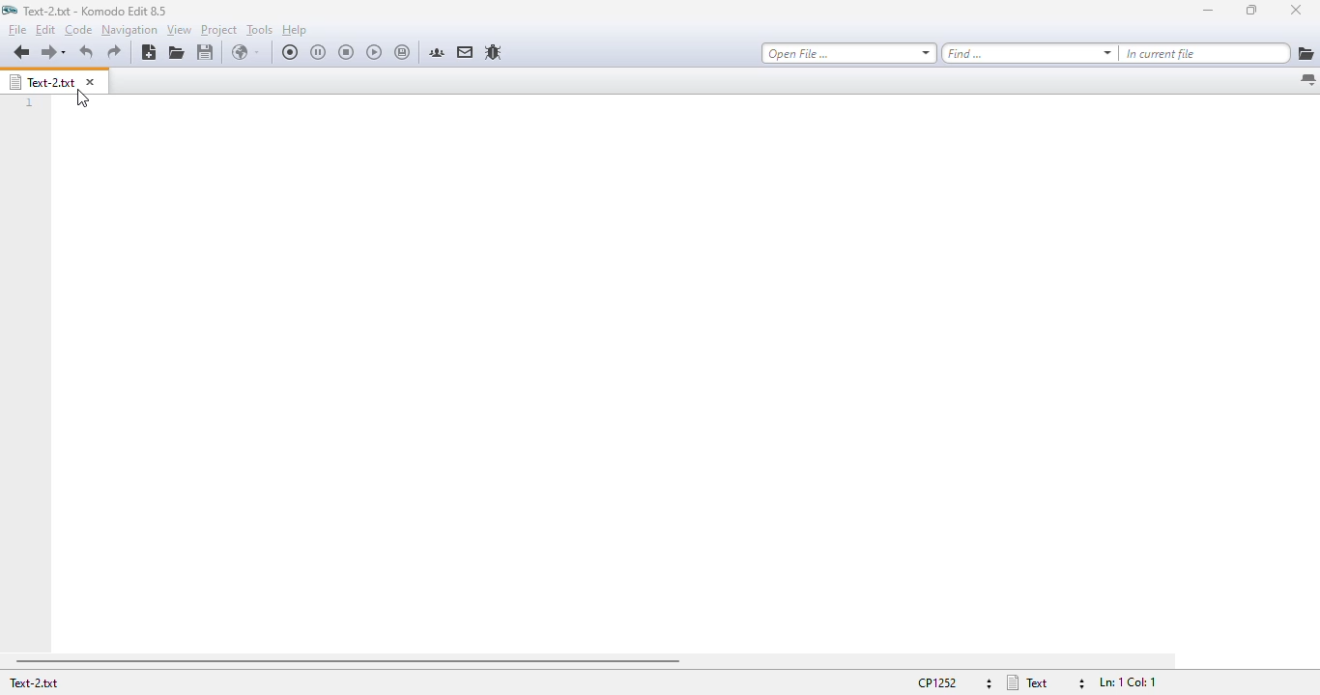  Describe the element at coordinates (1206, 52) in the screenshot. I see `in the current file` at that location.